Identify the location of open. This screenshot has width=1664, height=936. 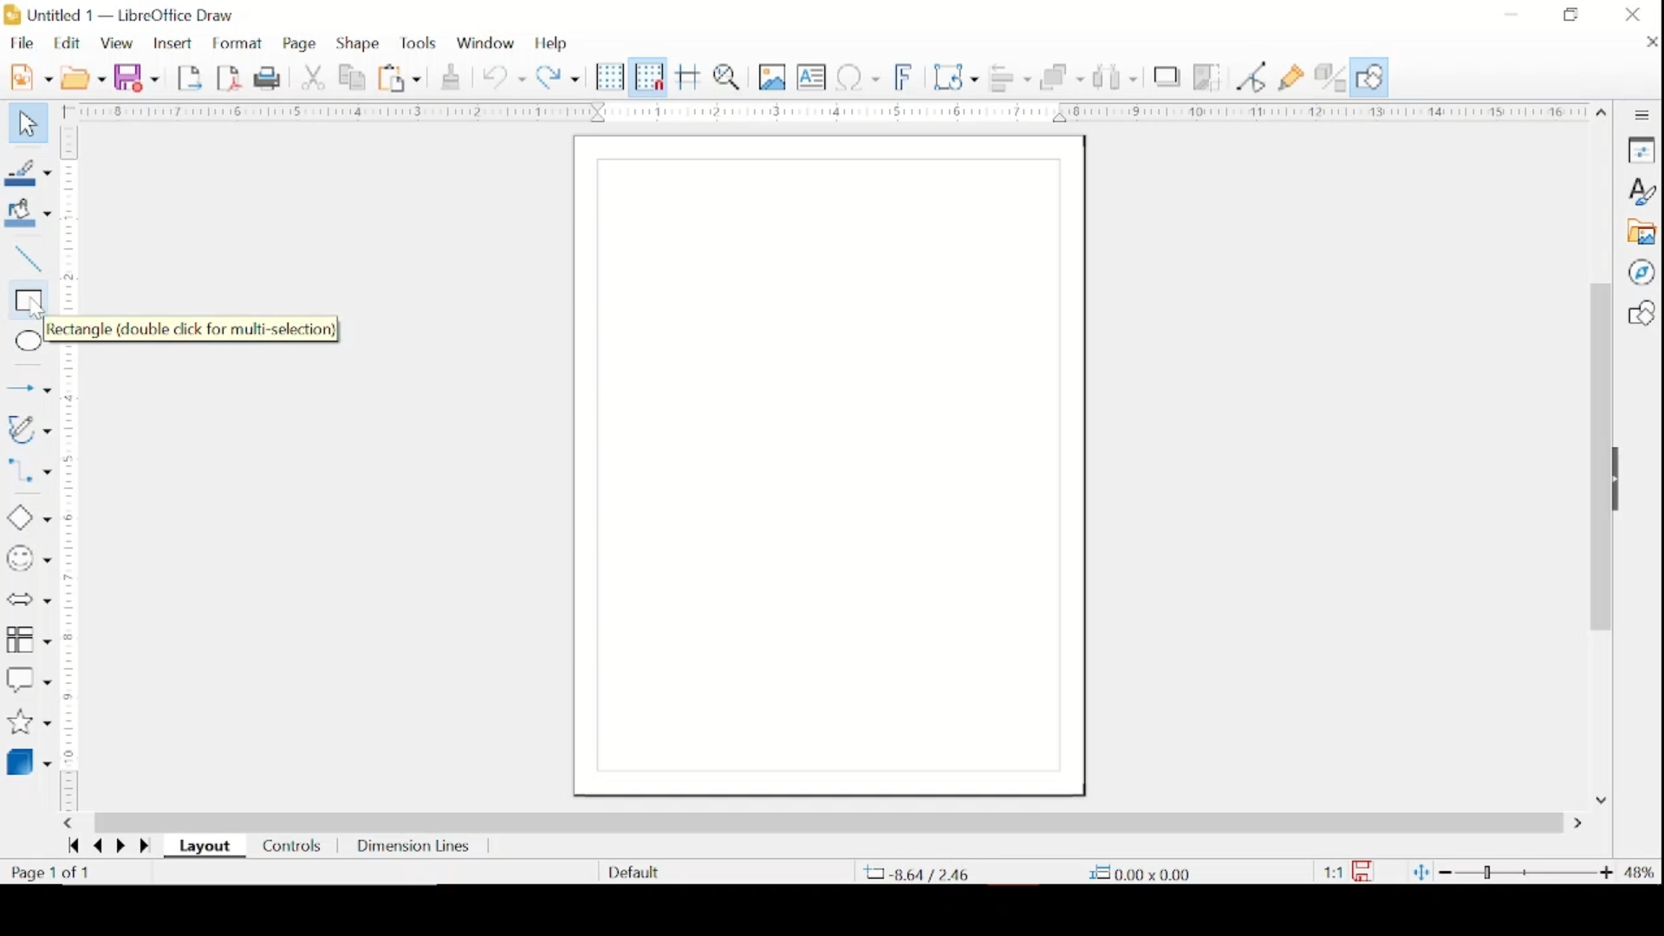
(83, 76).